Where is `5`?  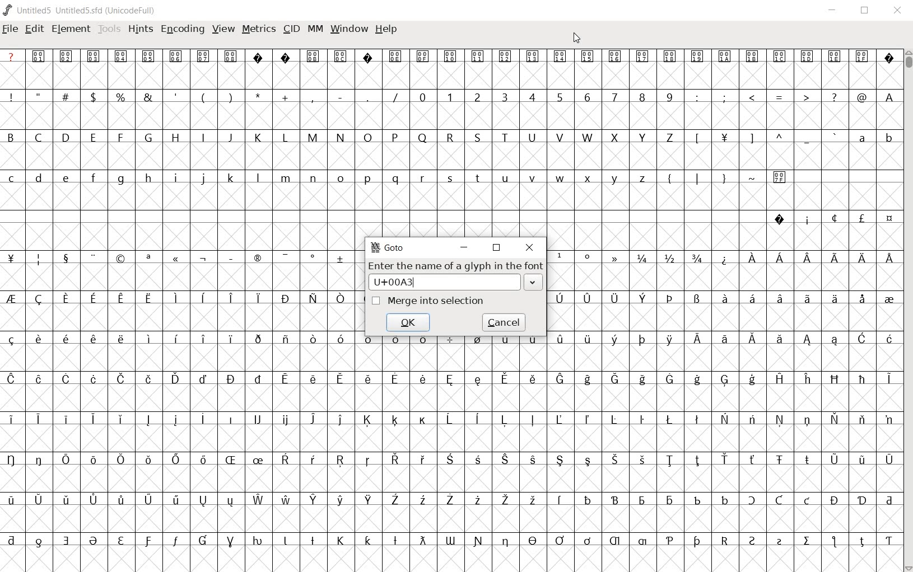 5 is located at coordinates (559, 97).